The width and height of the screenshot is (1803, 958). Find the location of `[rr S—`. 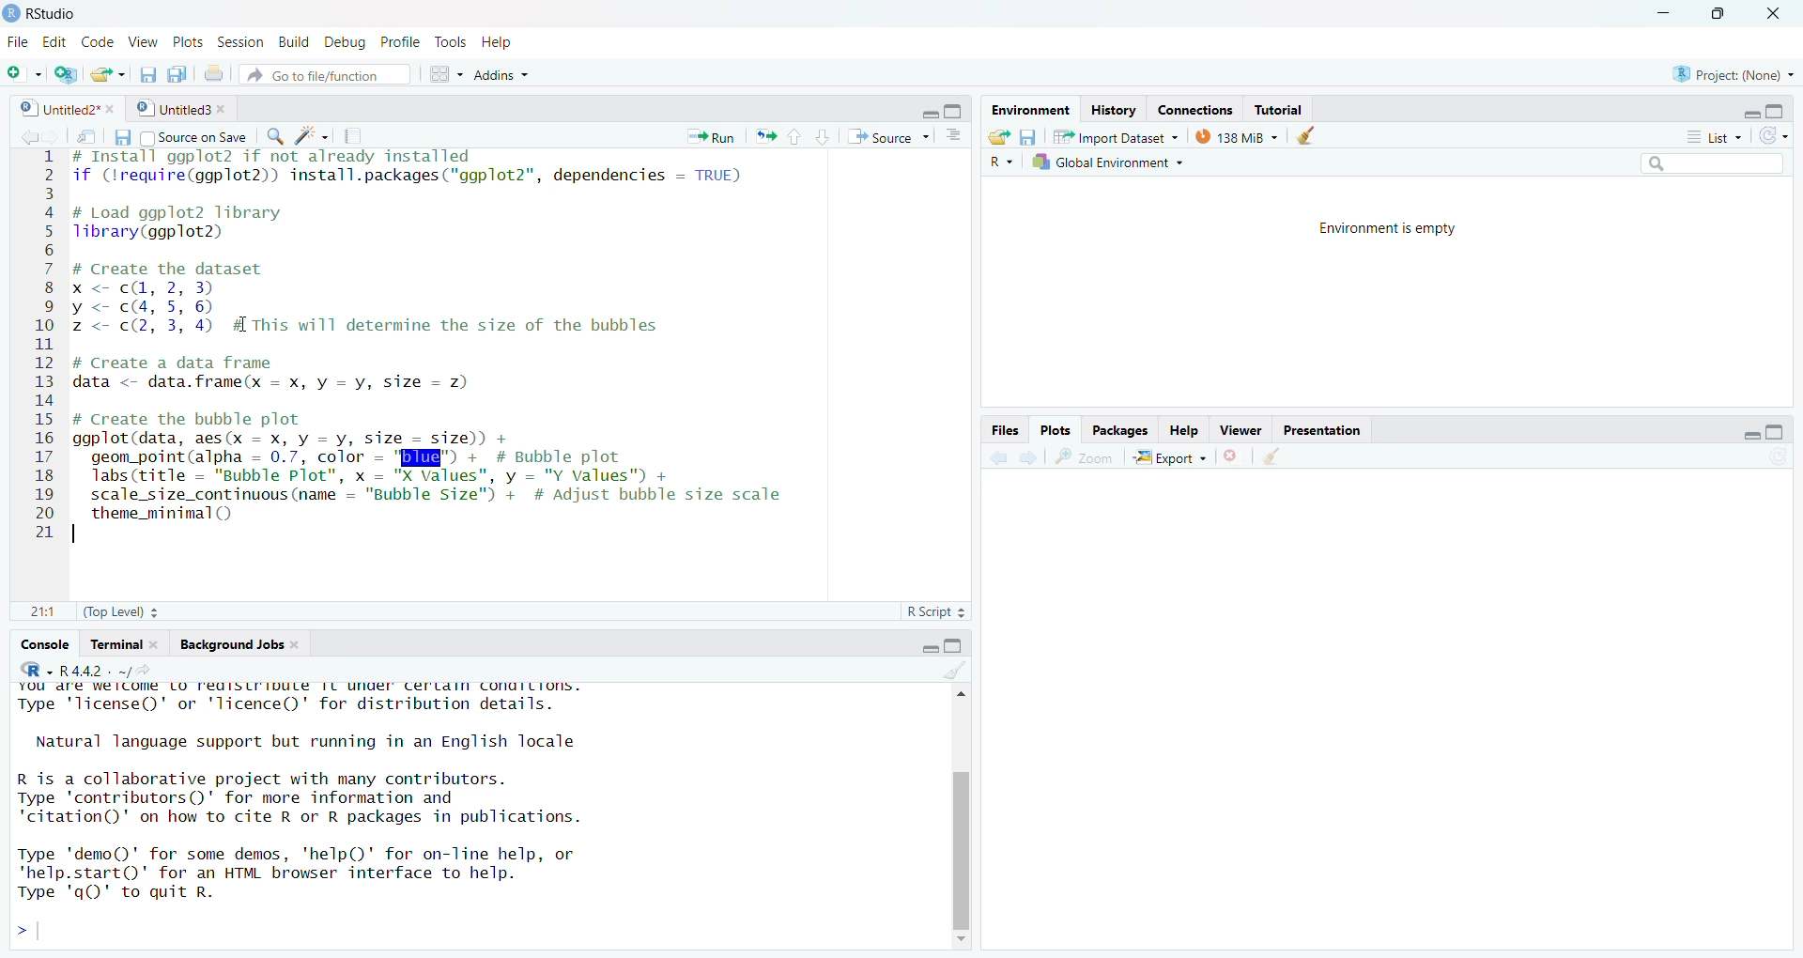

[rr S— is located at coordinates (1027, 105).